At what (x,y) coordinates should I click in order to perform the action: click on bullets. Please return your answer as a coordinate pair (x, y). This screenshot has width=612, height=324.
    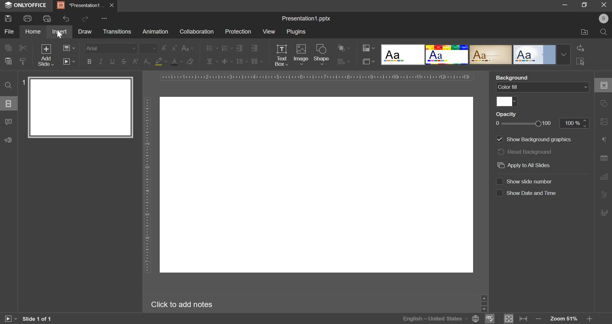
    Looking at the image, I should click on (212, 48).